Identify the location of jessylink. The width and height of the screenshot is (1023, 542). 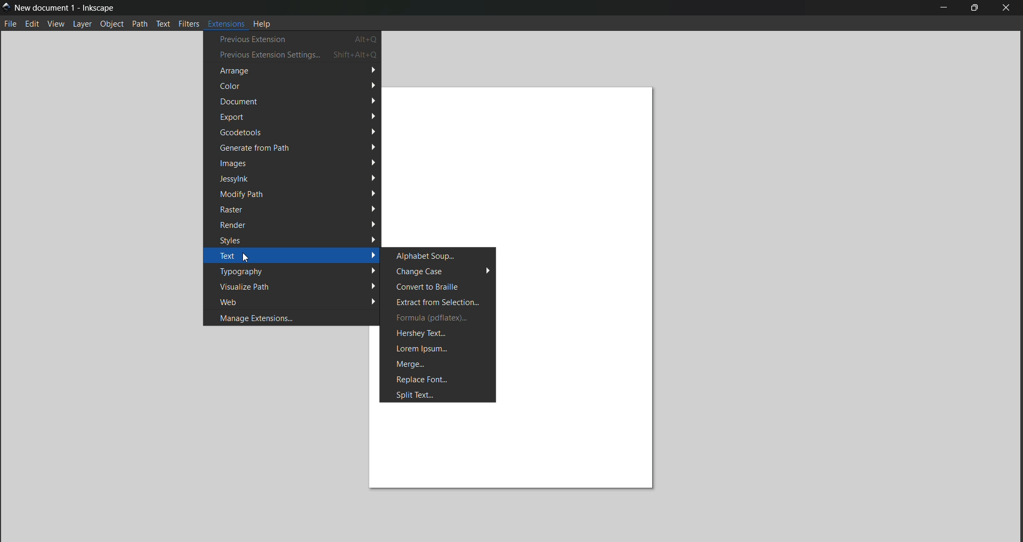
(299, 178).